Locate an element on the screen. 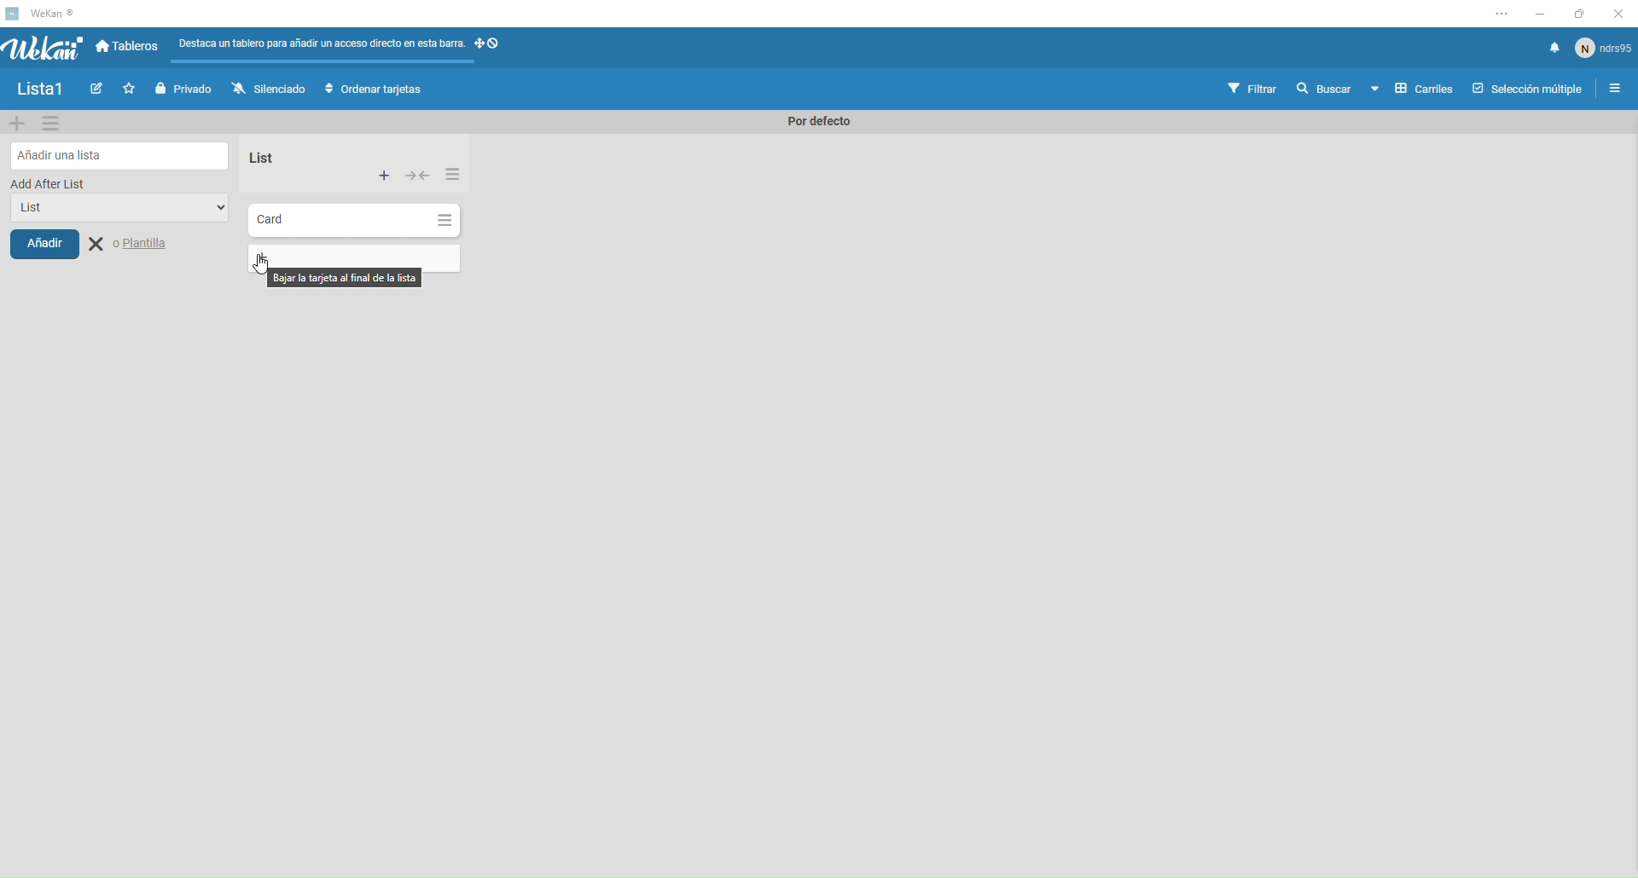  card options is located at coordinates (444, 221).